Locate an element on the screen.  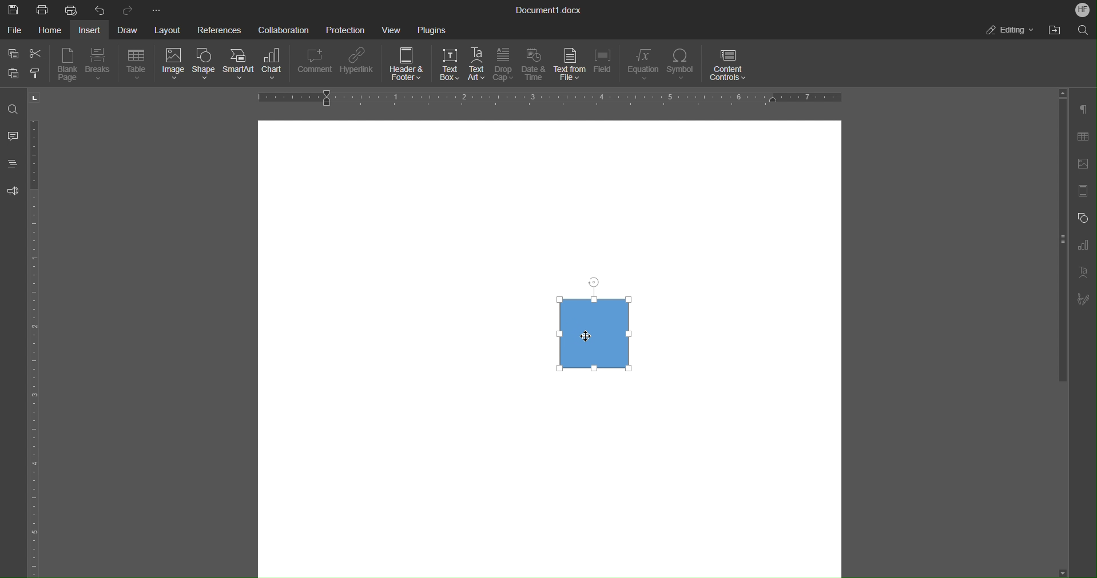
Shape Settings is located at coordinates (1086, 217).